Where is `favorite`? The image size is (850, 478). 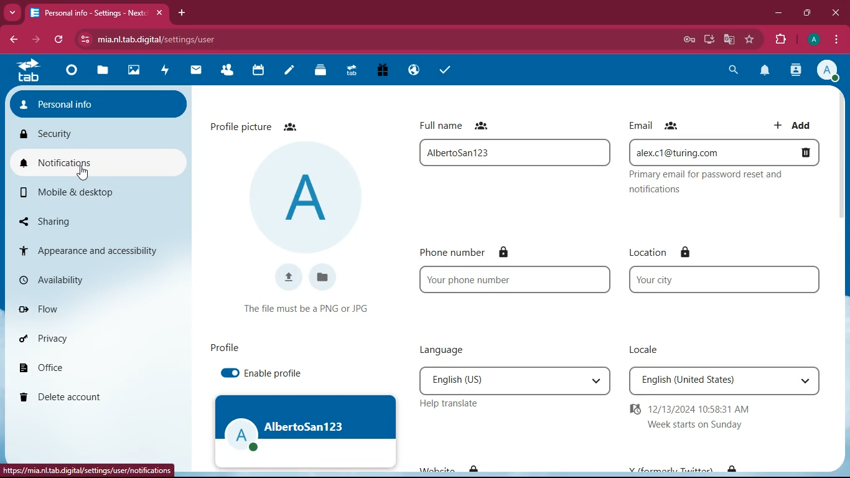 favorite is located at coordinates (749, 40).